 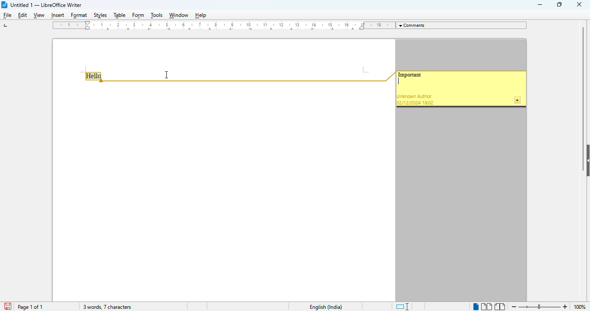 What do you see at coordinates (222, 54) in the screenshot?
I see `workspace` at bounding box center [222, 54].